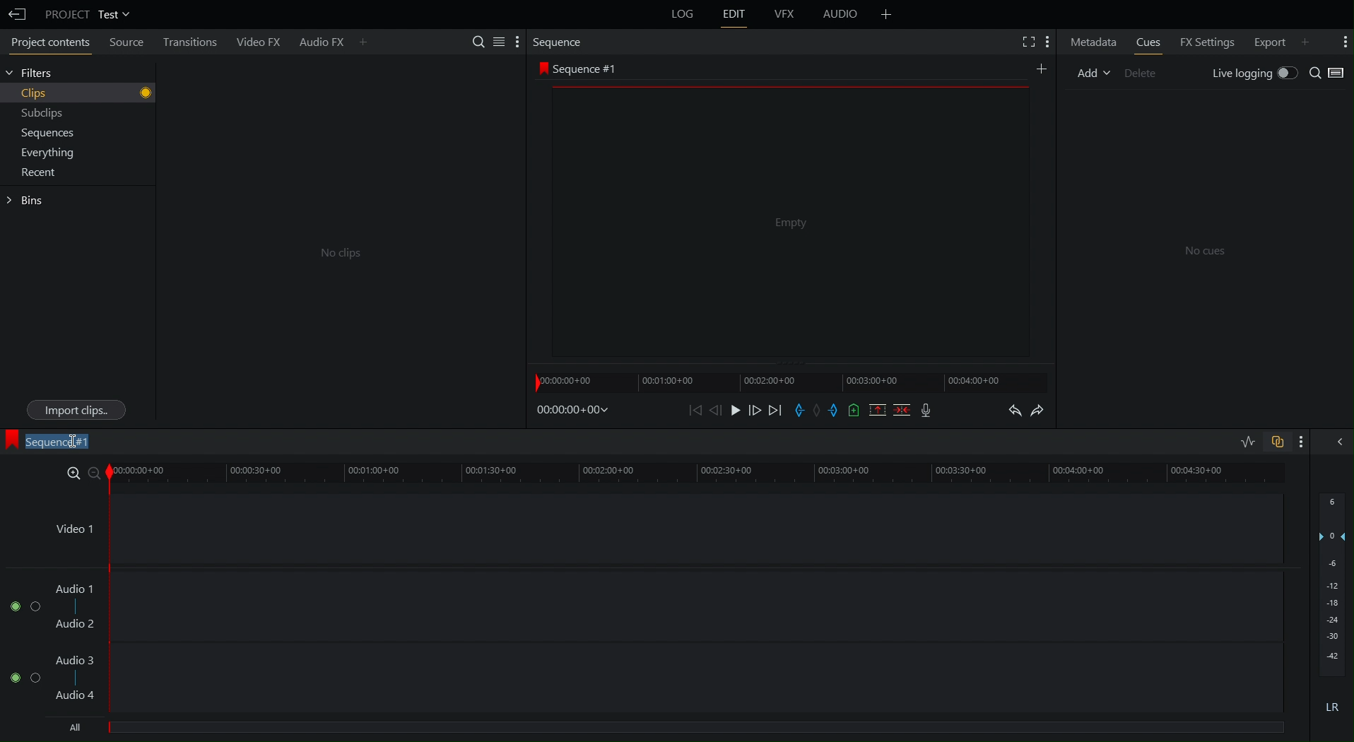 This screenshot has width=1354, height=742. Describe the element at coordinates (925, 409) in the screenshot. I see `Mic` at that location.